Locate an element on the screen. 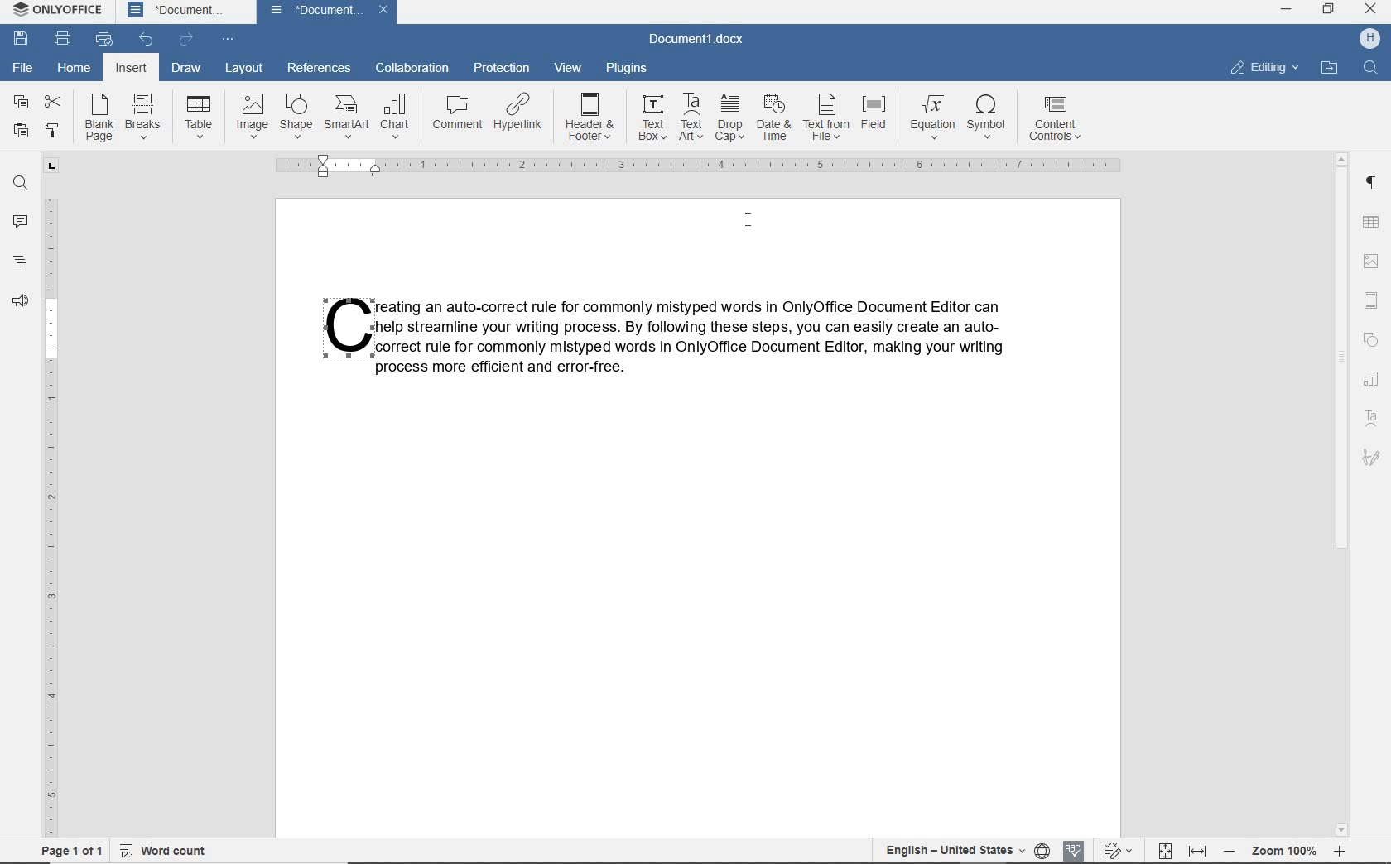 The width and height of the screenshot is (1391, 864). editing is located at coordinates (1263, 68).